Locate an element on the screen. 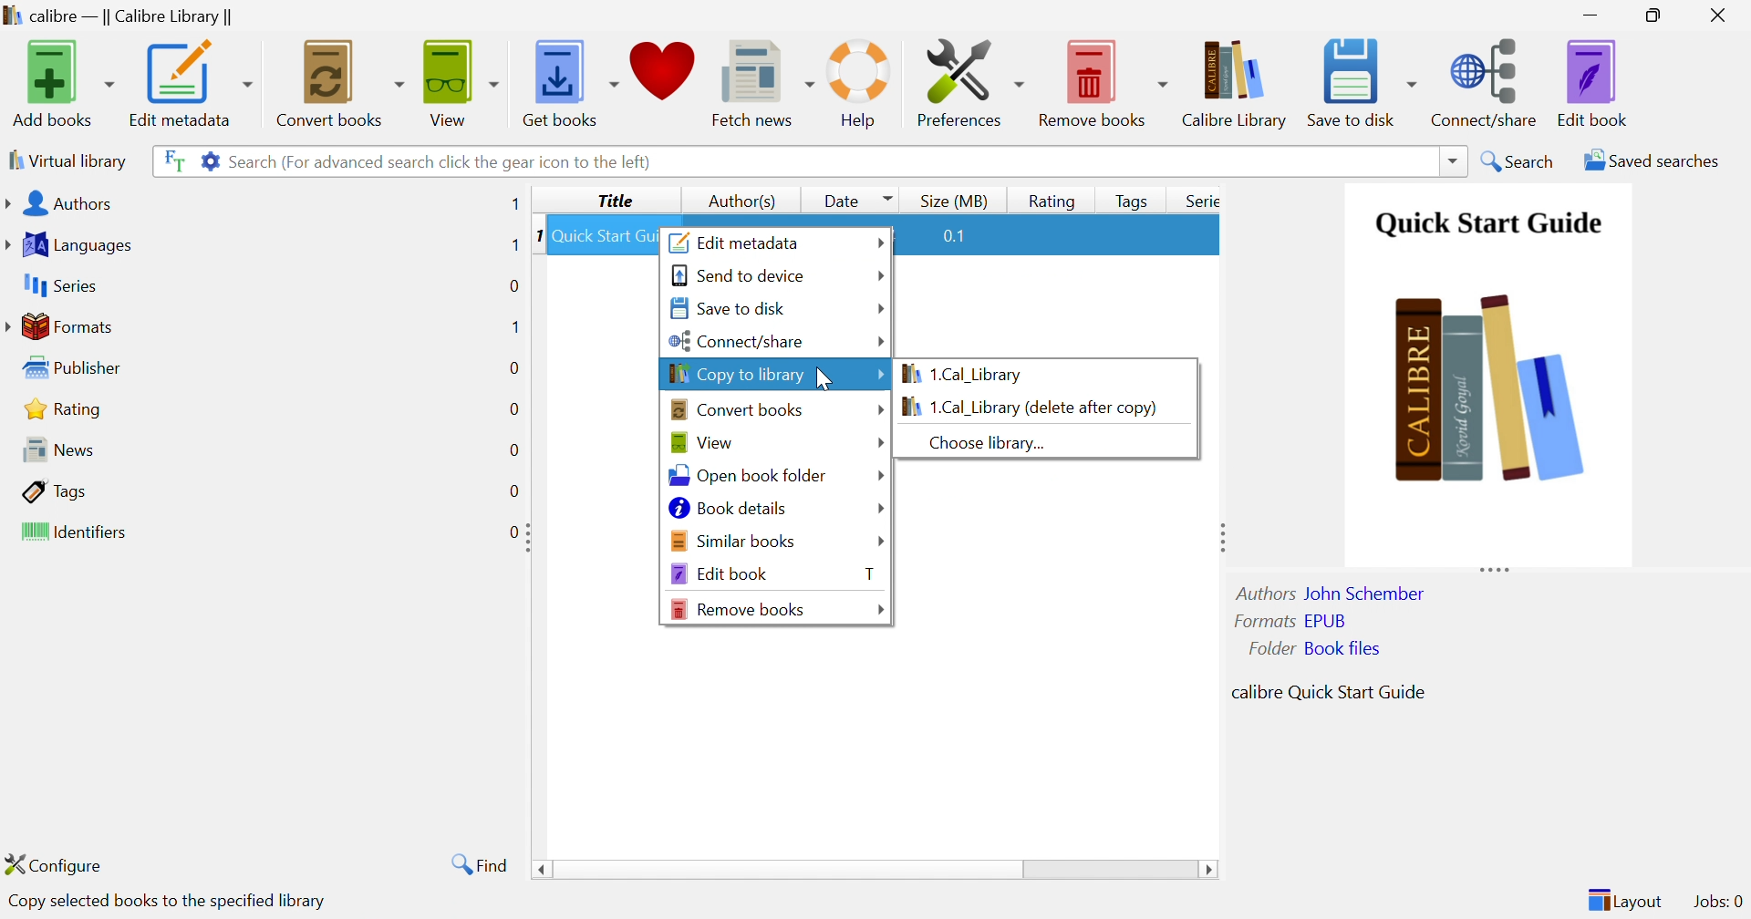 The image size is (1751, 919). Drop Down is located at coordinates (1449, 160).